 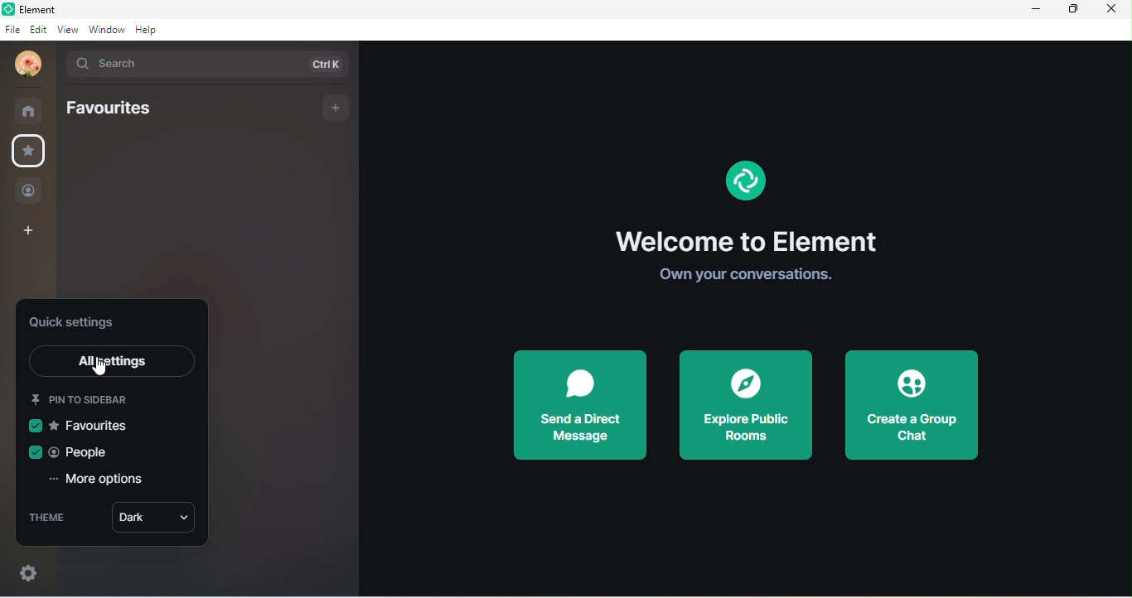 What do you see at coordinates (1113, 10) in the screenshot?
I see `close` at bounding box center [1113, 10].